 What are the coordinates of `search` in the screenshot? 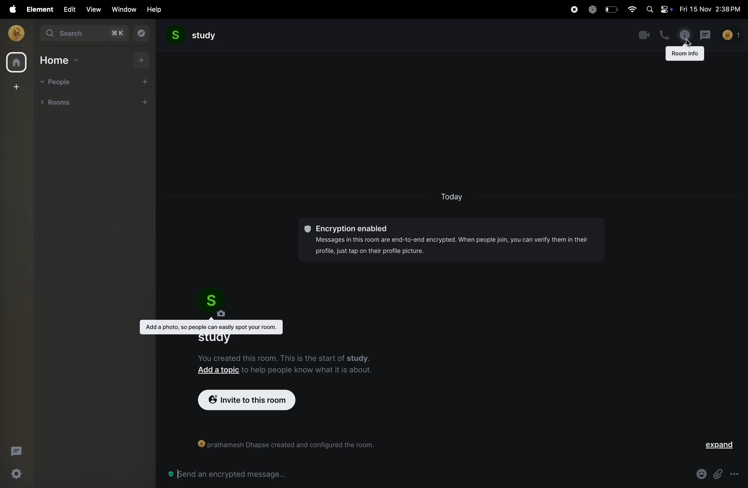 It's located at (83, 33).